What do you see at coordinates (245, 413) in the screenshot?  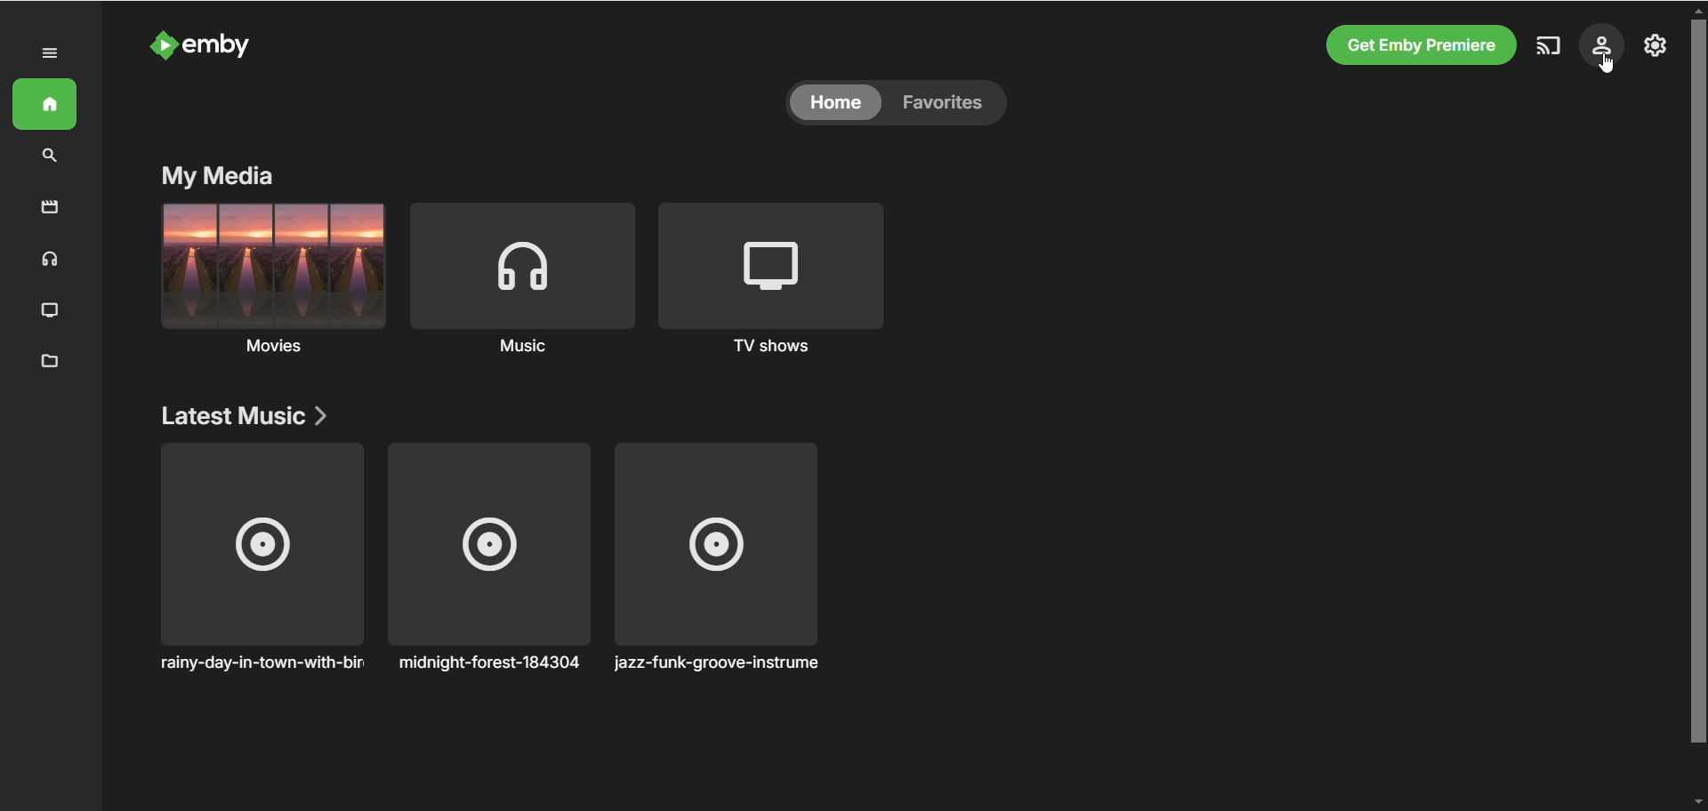 I see `latest music` at bounding box center [245, 413].